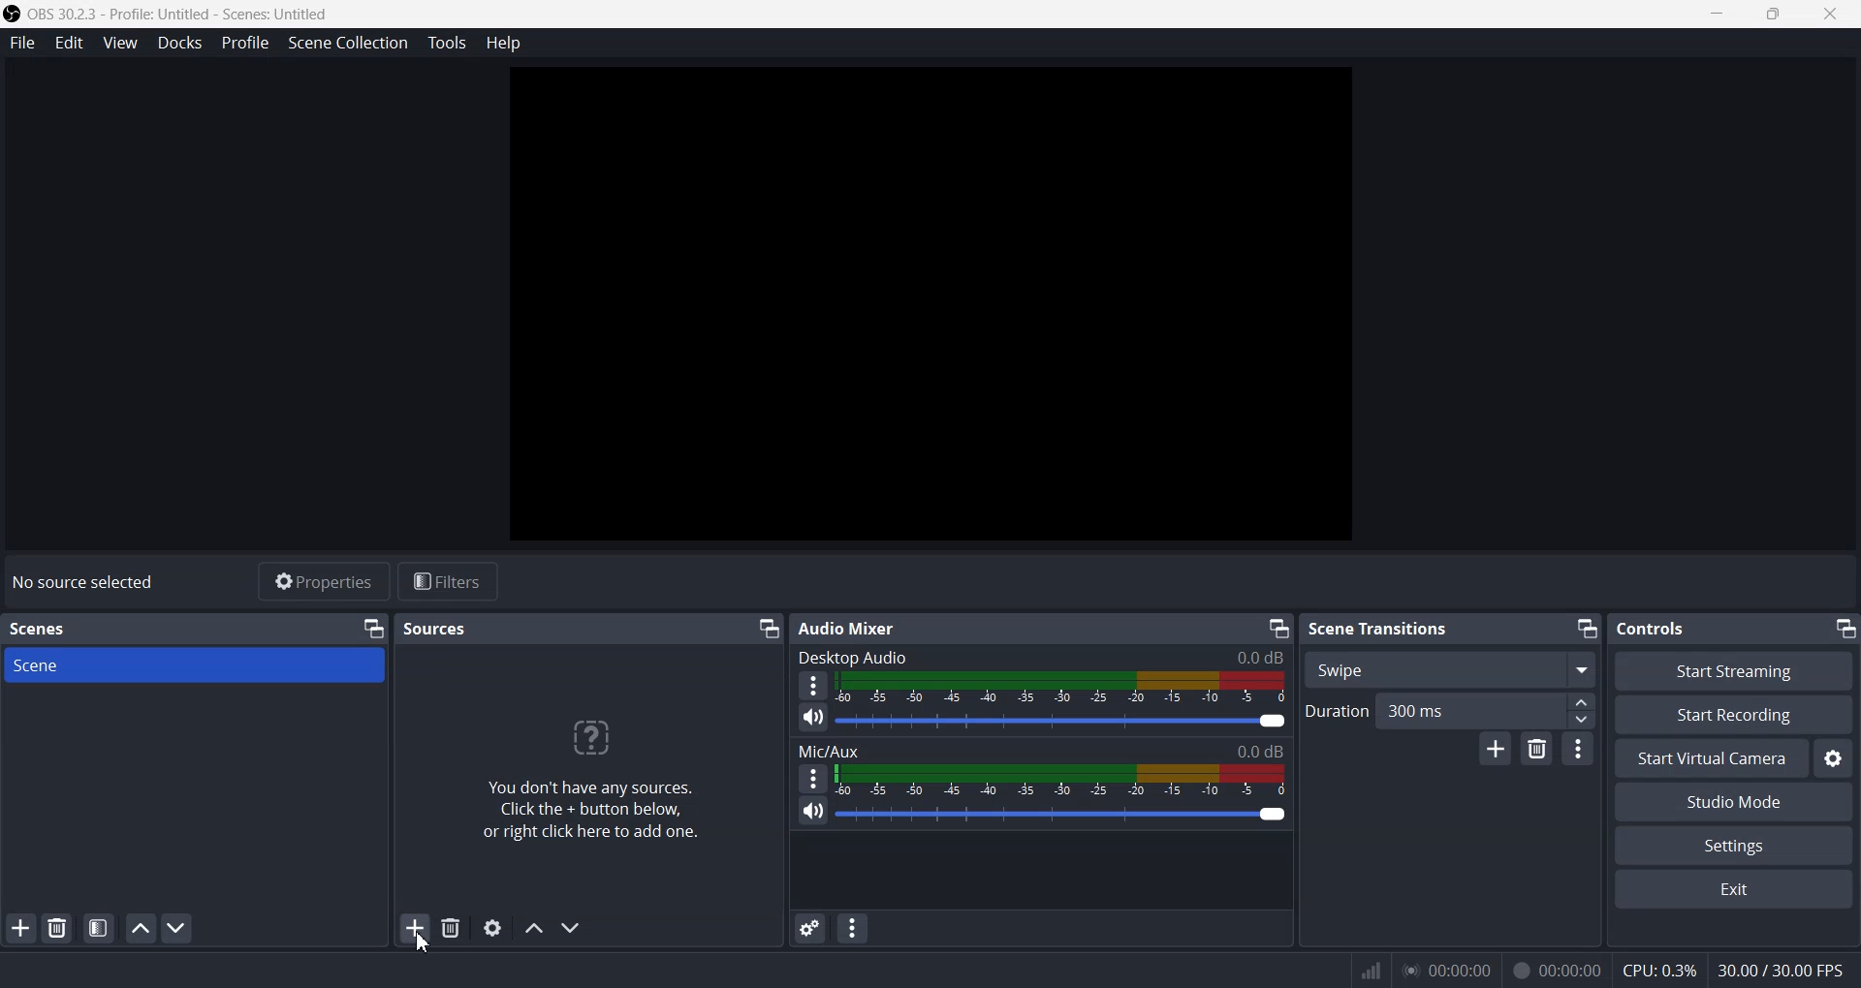  Describe the element at coordinates (1659, 969) in the screenshot. I see `CPU: 0.3%` at that location.